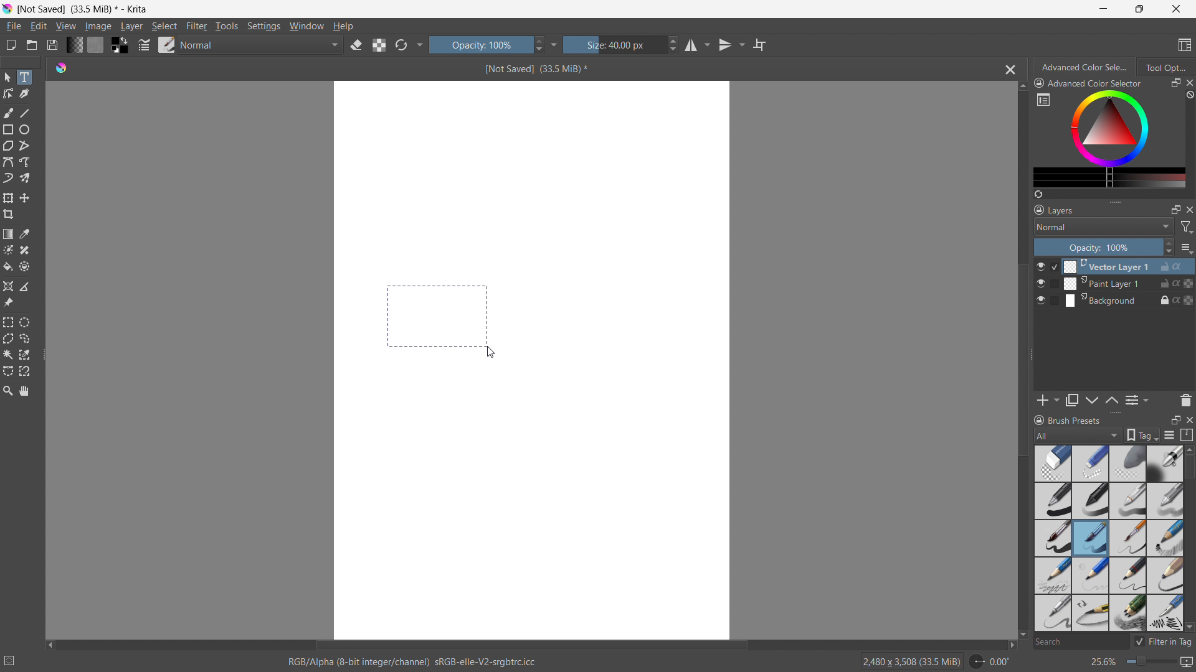  I want to click on bezier curve selection tool, so click(8, 371).